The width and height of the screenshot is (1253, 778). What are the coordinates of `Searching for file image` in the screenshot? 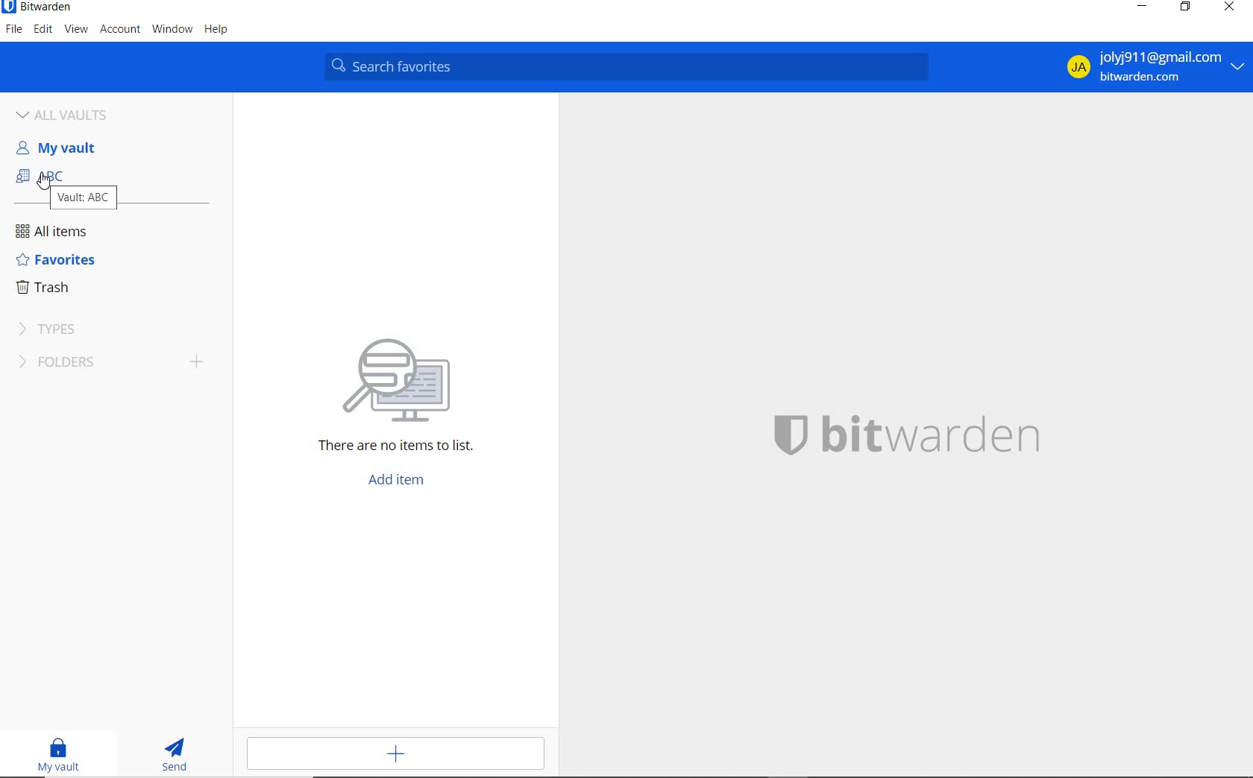 It's located at (415, 373).